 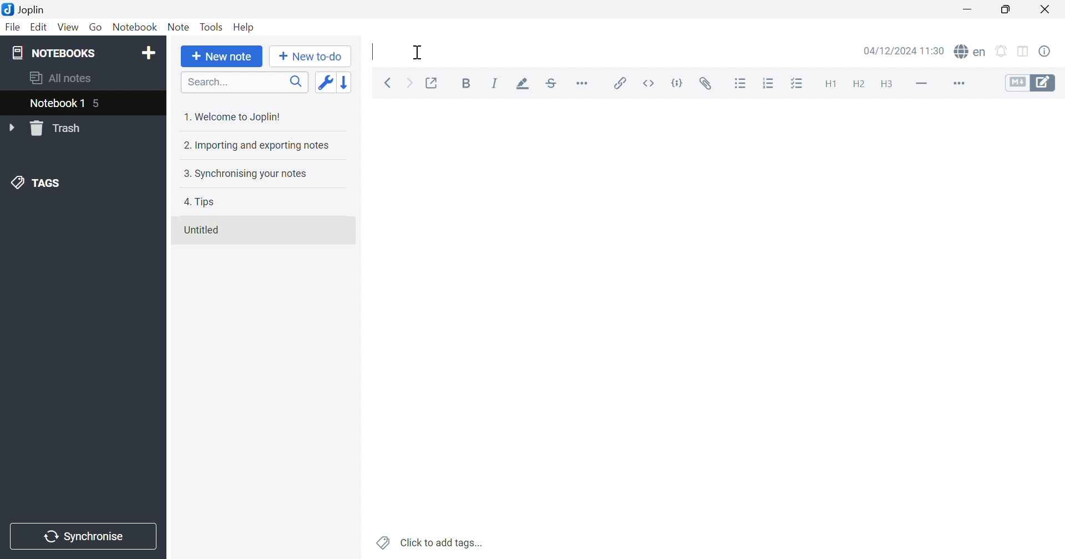 I want to click on Toggle sort order field, so click(x=323, y=82).